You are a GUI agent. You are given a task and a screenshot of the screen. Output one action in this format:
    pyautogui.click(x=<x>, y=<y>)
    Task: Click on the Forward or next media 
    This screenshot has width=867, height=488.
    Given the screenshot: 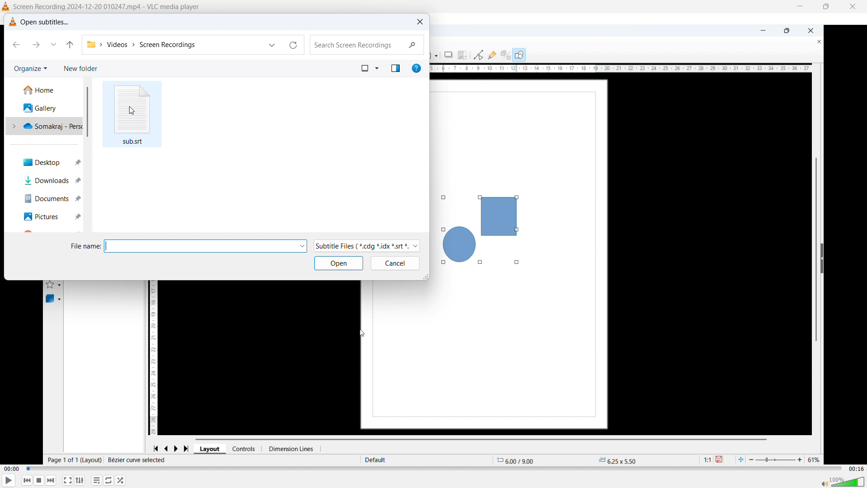 What is the action you would take?
    pyautogui.click(x=51, y=480)
    